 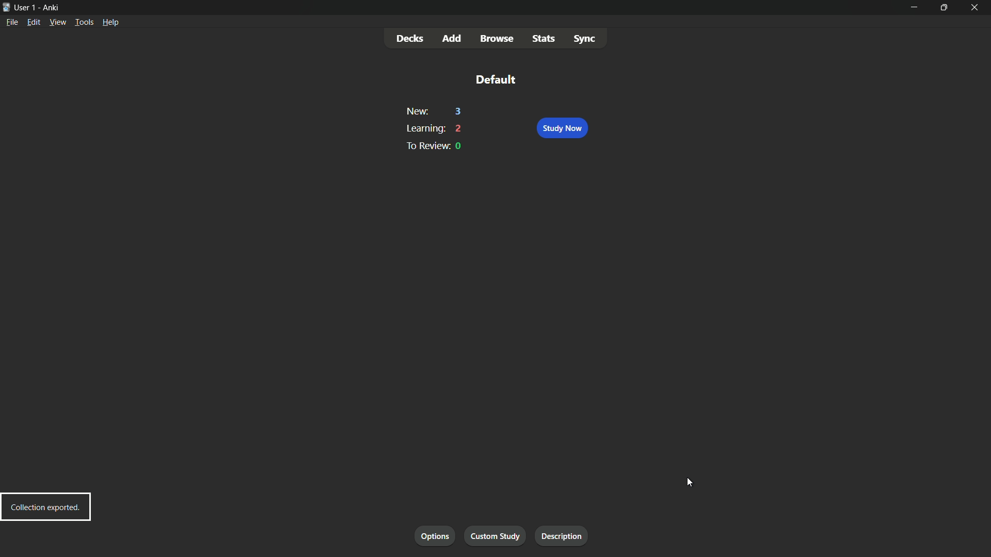 I want to click on decks, so click(x=410, y=39).